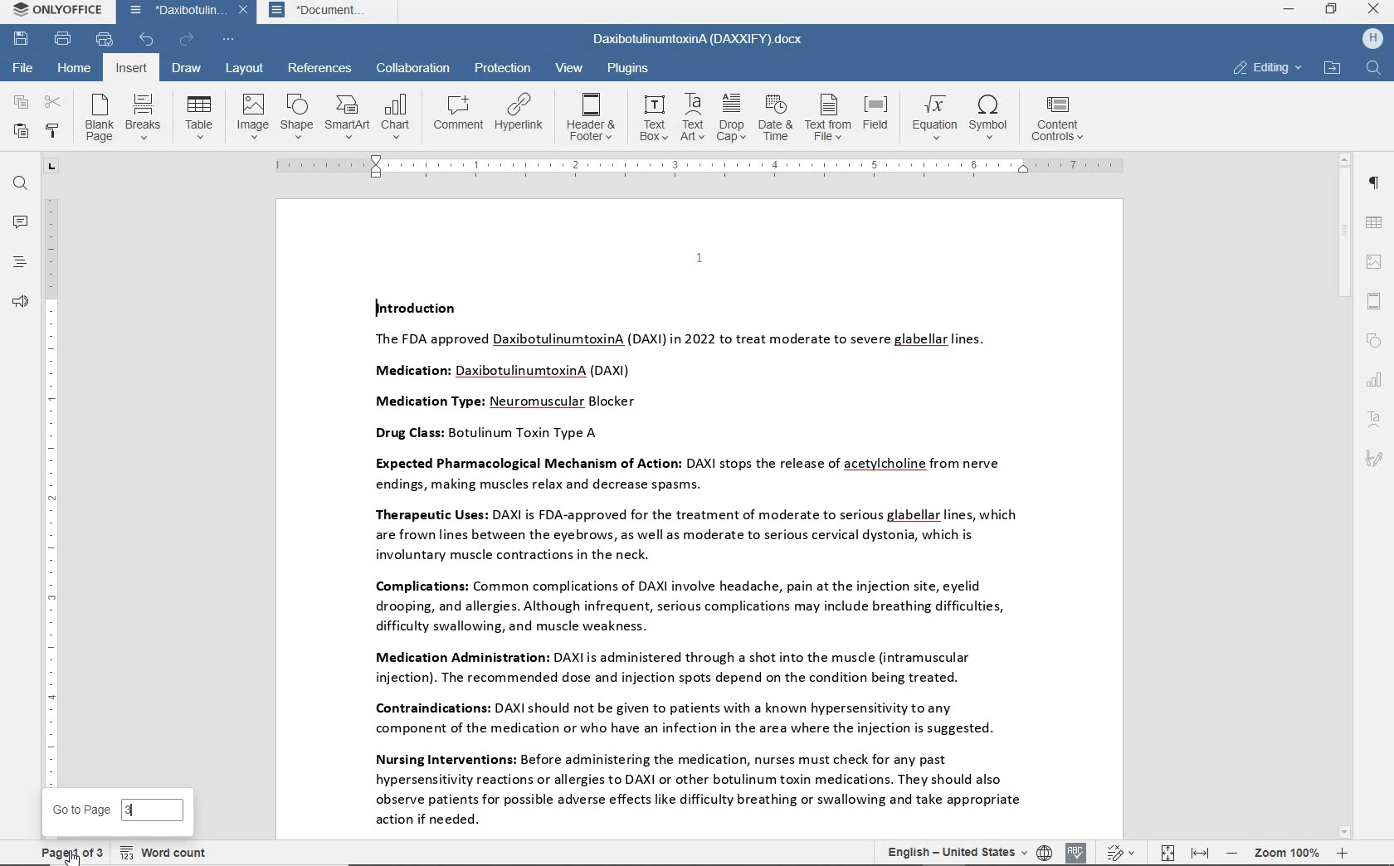  Describe the element at coordinates (21, 130) in the screenshot. I see `paste` at that location.